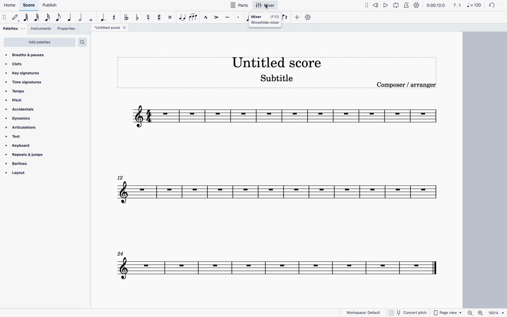  What do you see at coordinates (29, 5) in the screenshot?
I see `score` at bounding box center [29, 5].